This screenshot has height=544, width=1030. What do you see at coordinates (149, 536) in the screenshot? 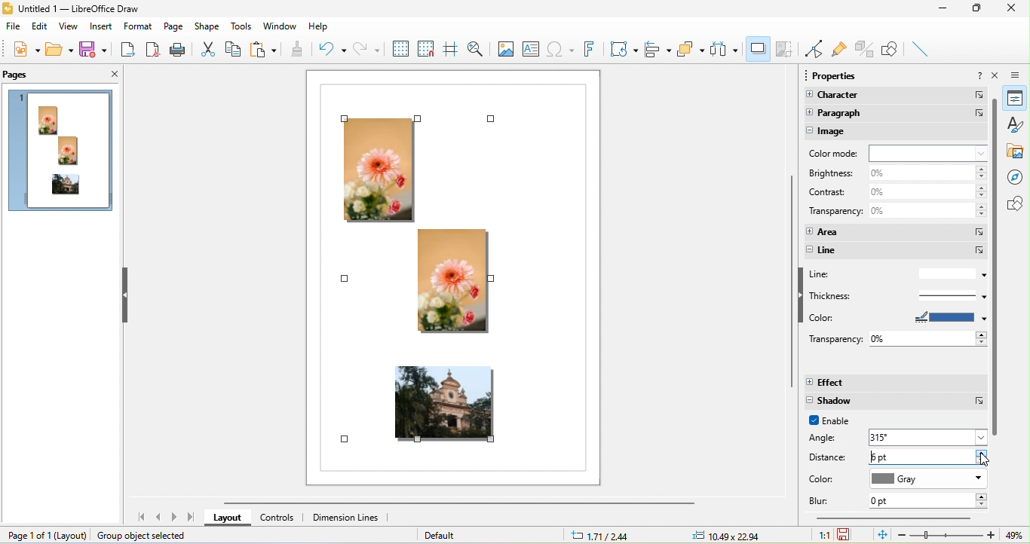
I see `group object selected` at bounding box center [149, 536].